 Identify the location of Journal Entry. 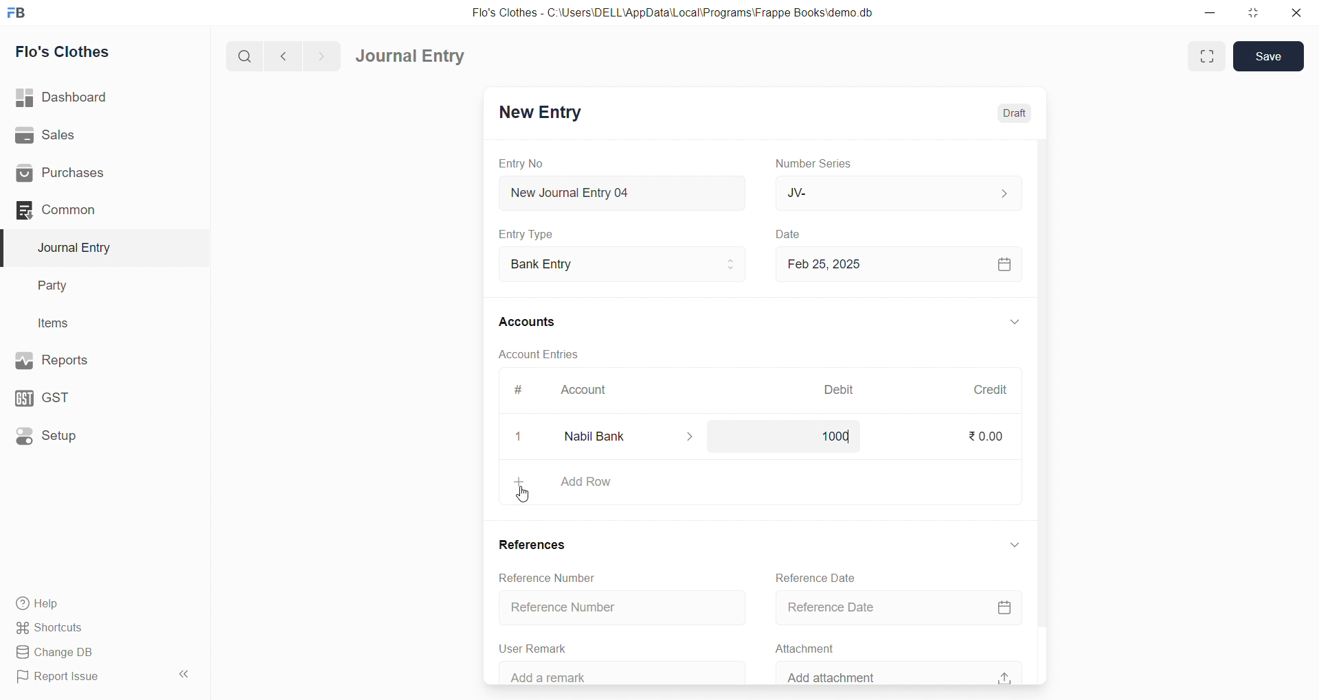
(98, 248).